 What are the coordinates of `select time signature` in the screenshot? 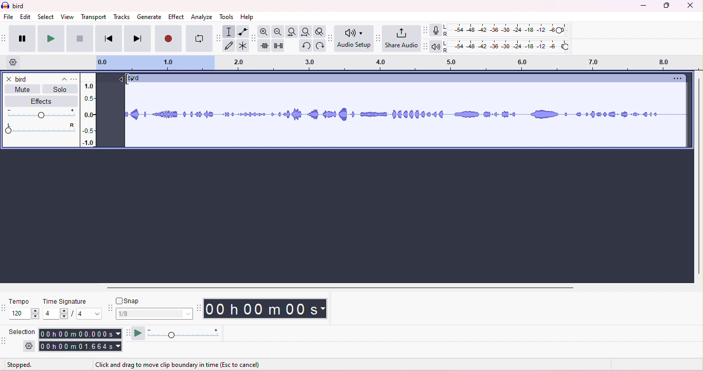 It's located at (72, 314).